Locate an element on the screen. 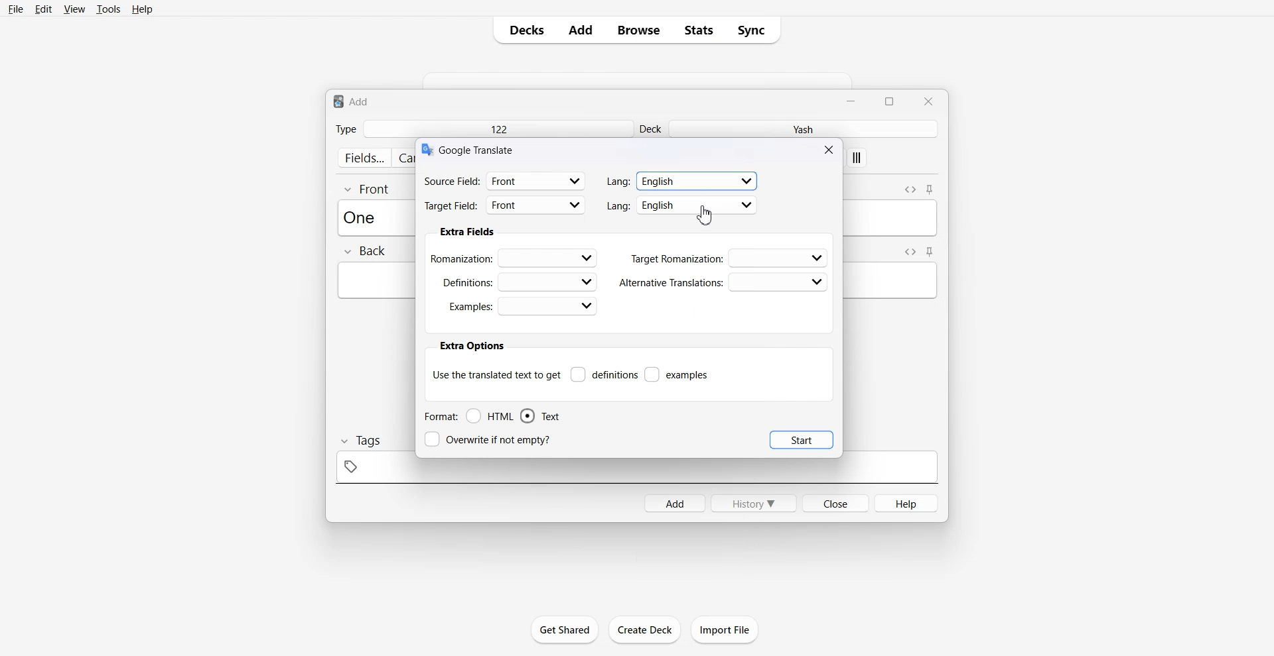  examples is located at coordinates (677, 374).